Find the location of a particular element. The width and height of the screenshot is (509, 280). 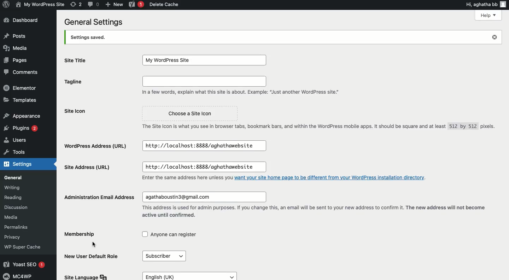

Administration email address is located at coordinates (98, 196).